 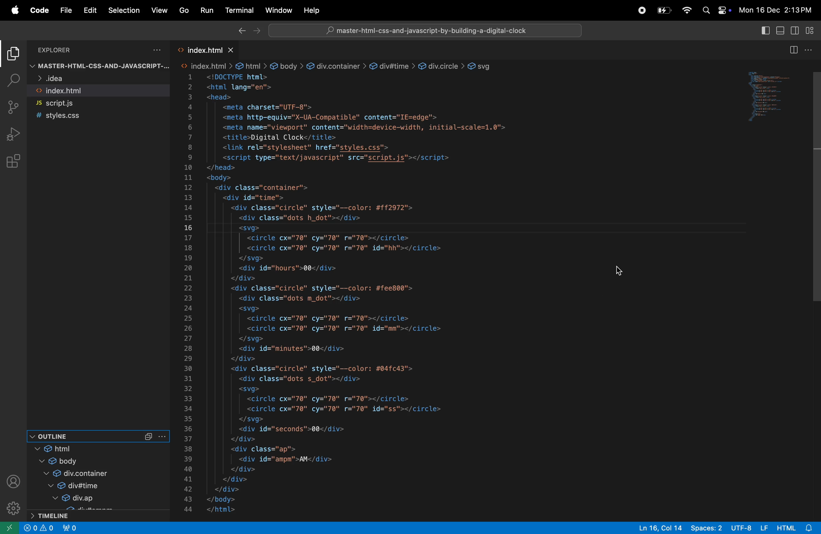 I want to click on spaces 2, so click(x=707, y=528).